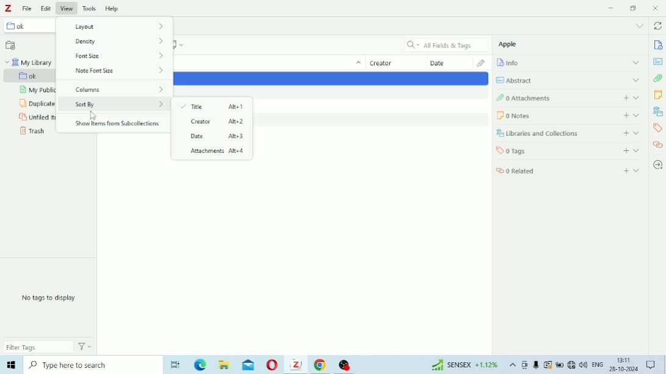  Describe the element at coordinates (36, 76) in the screenshot. I see `ok` at that location.